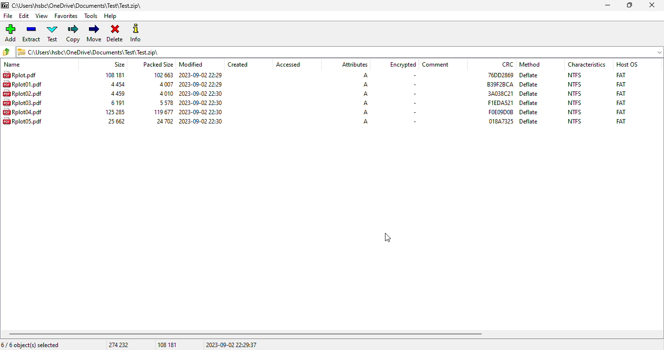 The height and width of the screenshot is (350, 664). I want to click on NTFS, so click(574, 121).